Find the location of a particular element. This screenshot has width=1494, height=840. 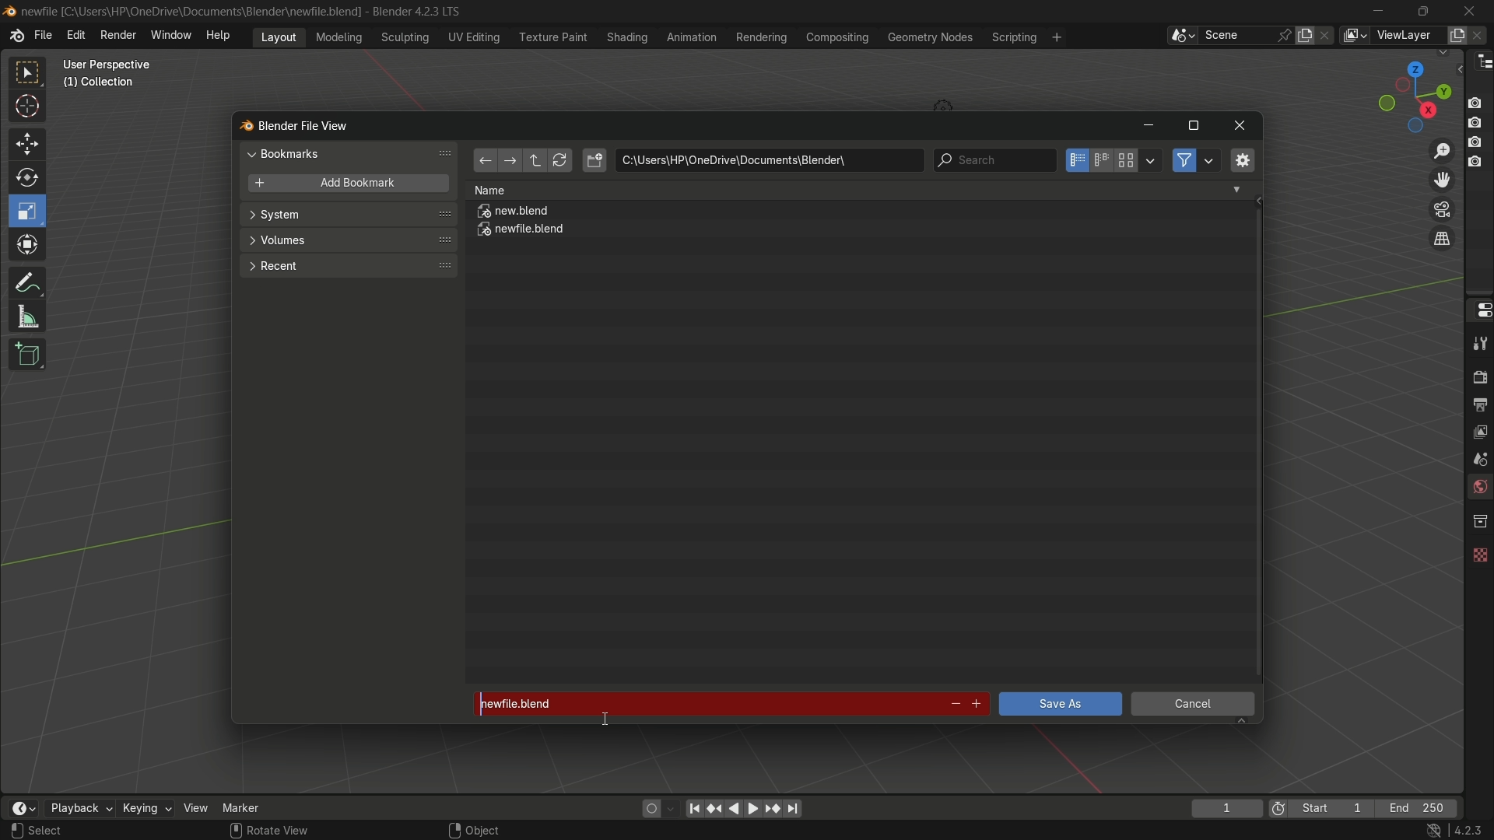

Buttons is located at coordinates (1481, 131).